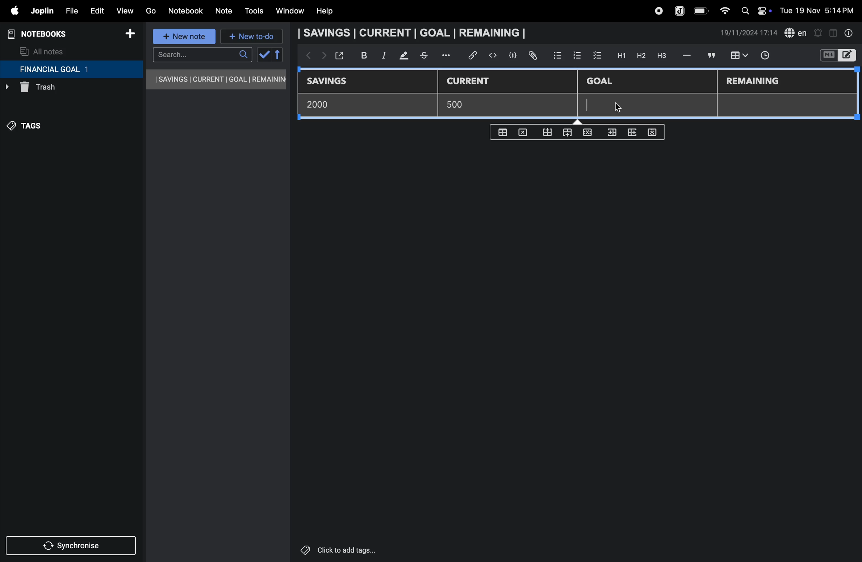 The image size is (862, 562). What do you see at coordinates (833, 32) in the screenshot?
I see `toggle editor` at bounding box center [833, 32].